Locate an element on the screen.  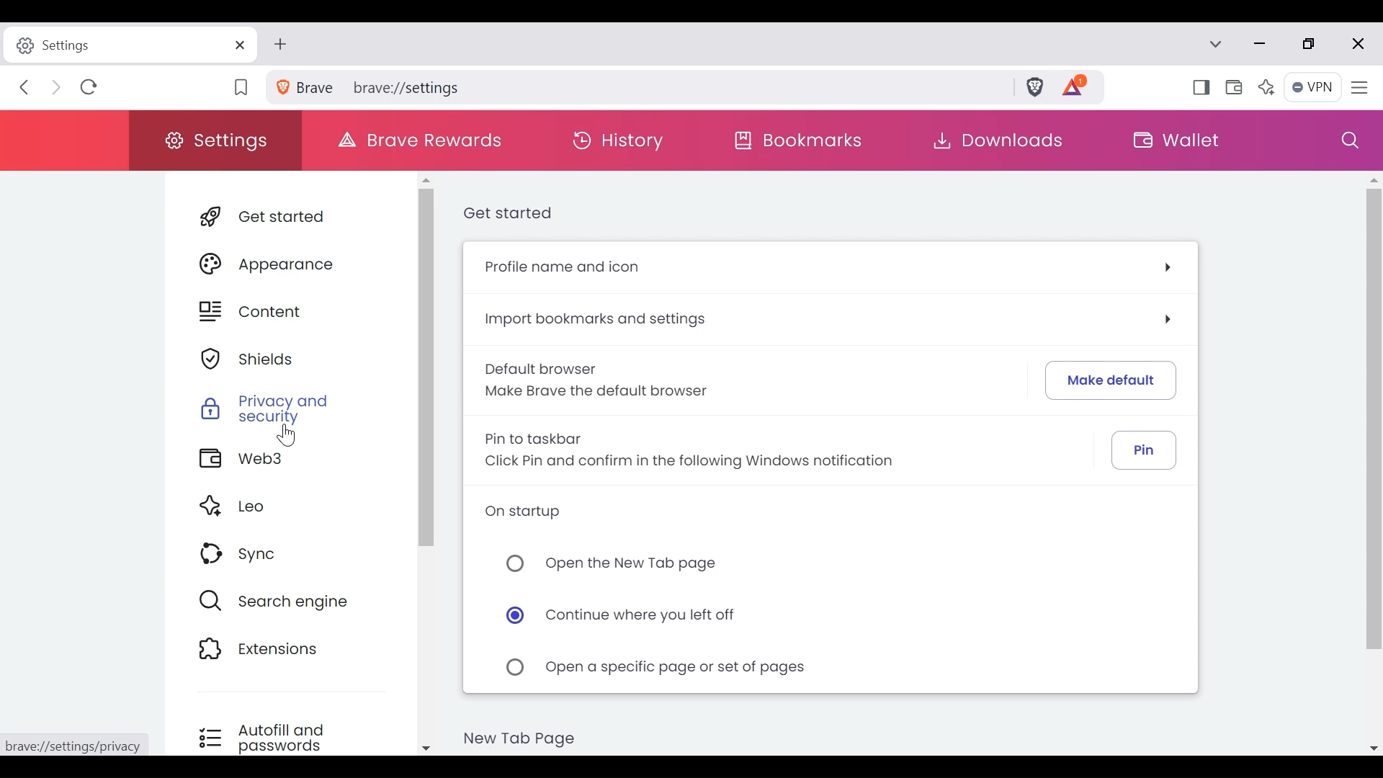
Appearance is located at coordinates (289, 264).